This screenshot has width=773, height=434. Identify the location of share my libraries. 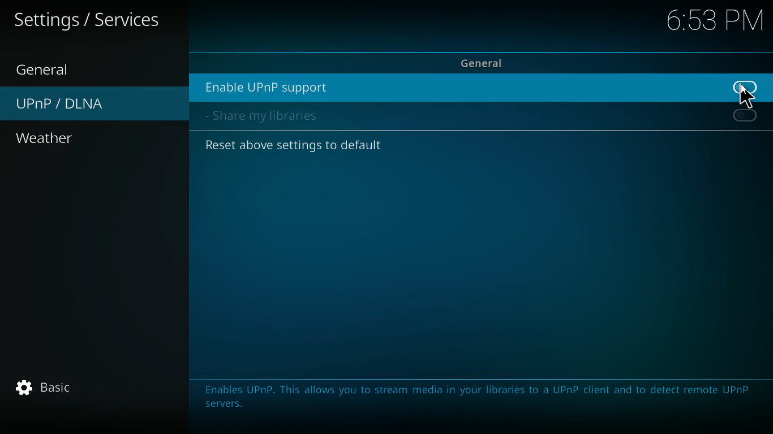
(274, 116).